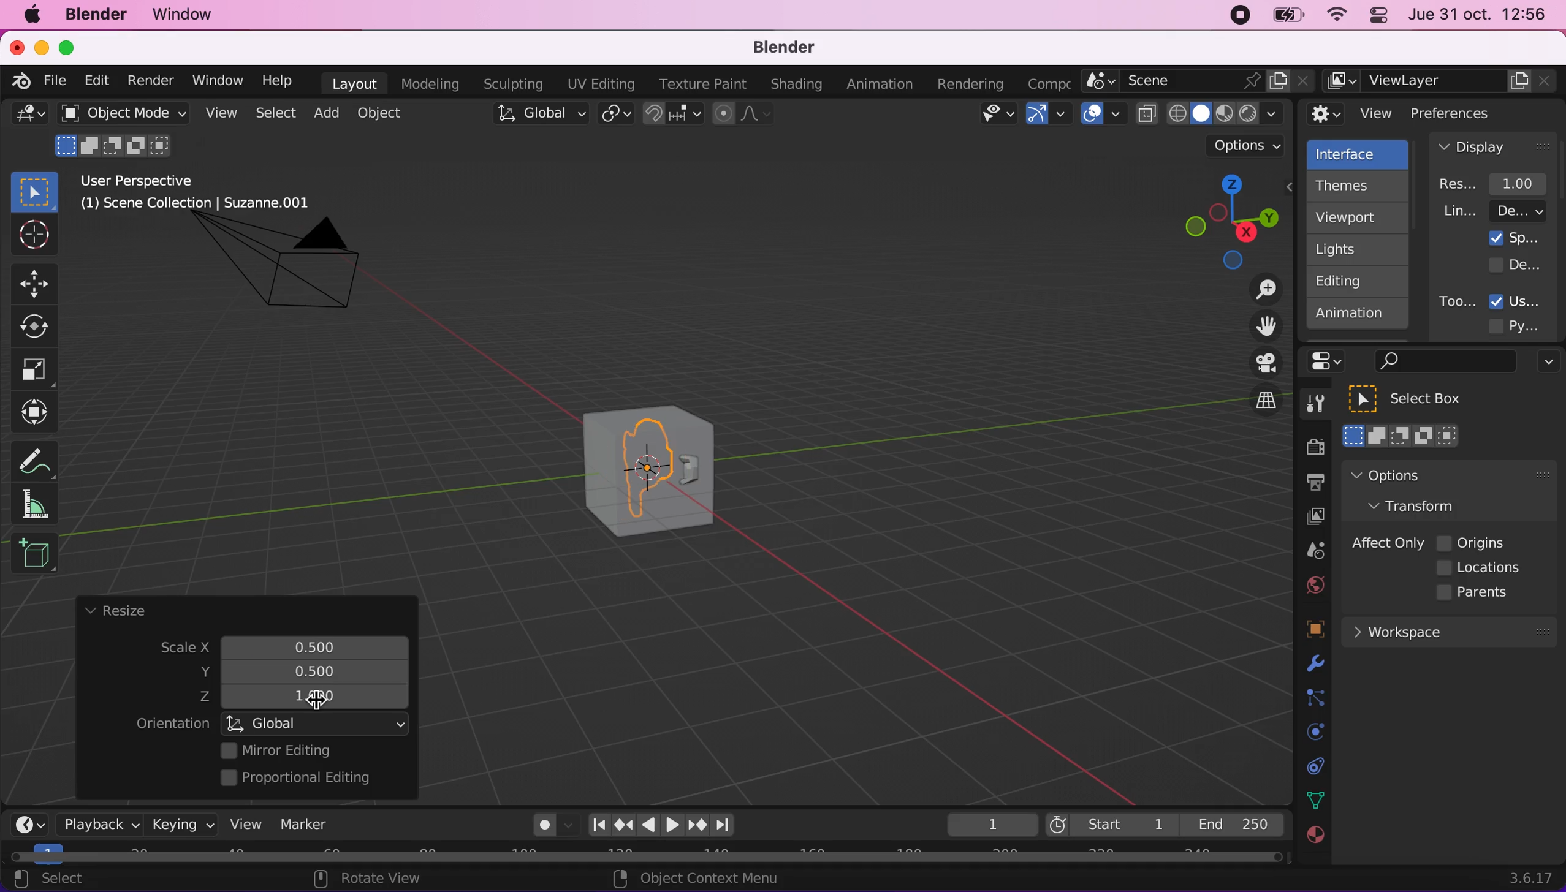 This screenshot has width=1566, height=892. Describe the element at coordinates (1442, 81) in the screenshot. I see `view layer` at that location.